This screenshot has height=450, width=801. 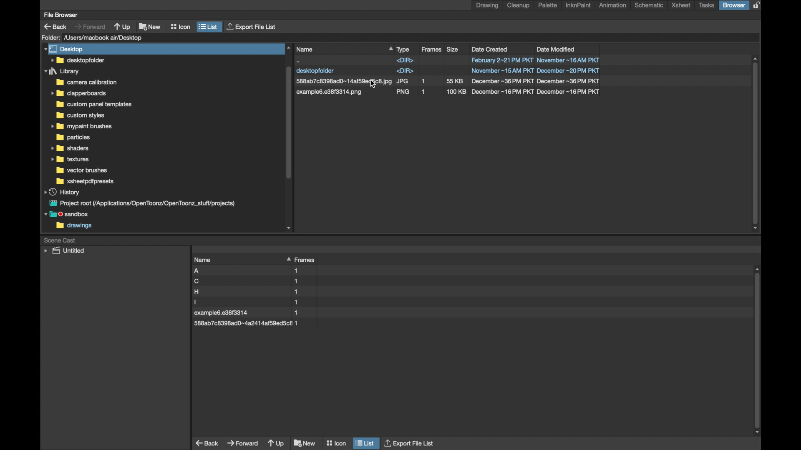 I want to click on browser, so click(x=734, y=5).